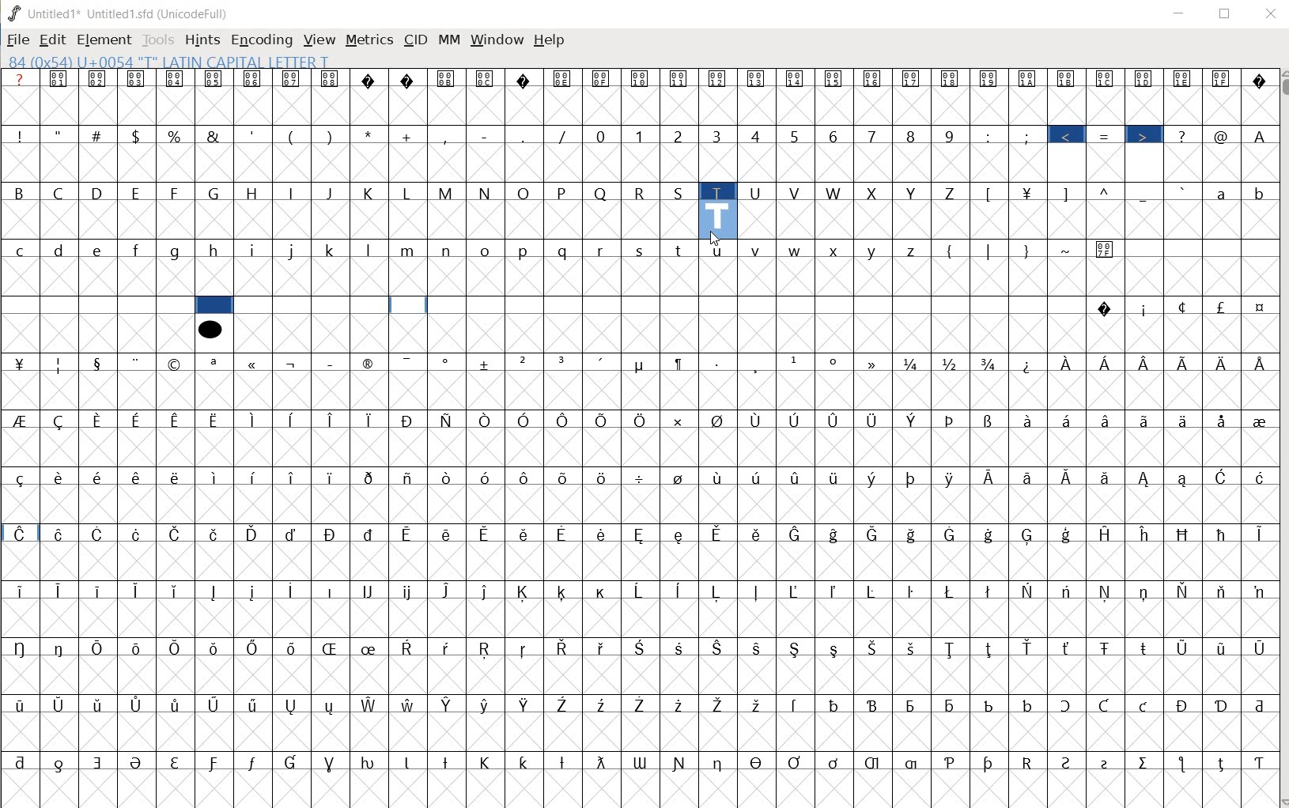 Image resolution: width=1289 pixels, height=808 pixels. I want to click on c, so click(20, 250).